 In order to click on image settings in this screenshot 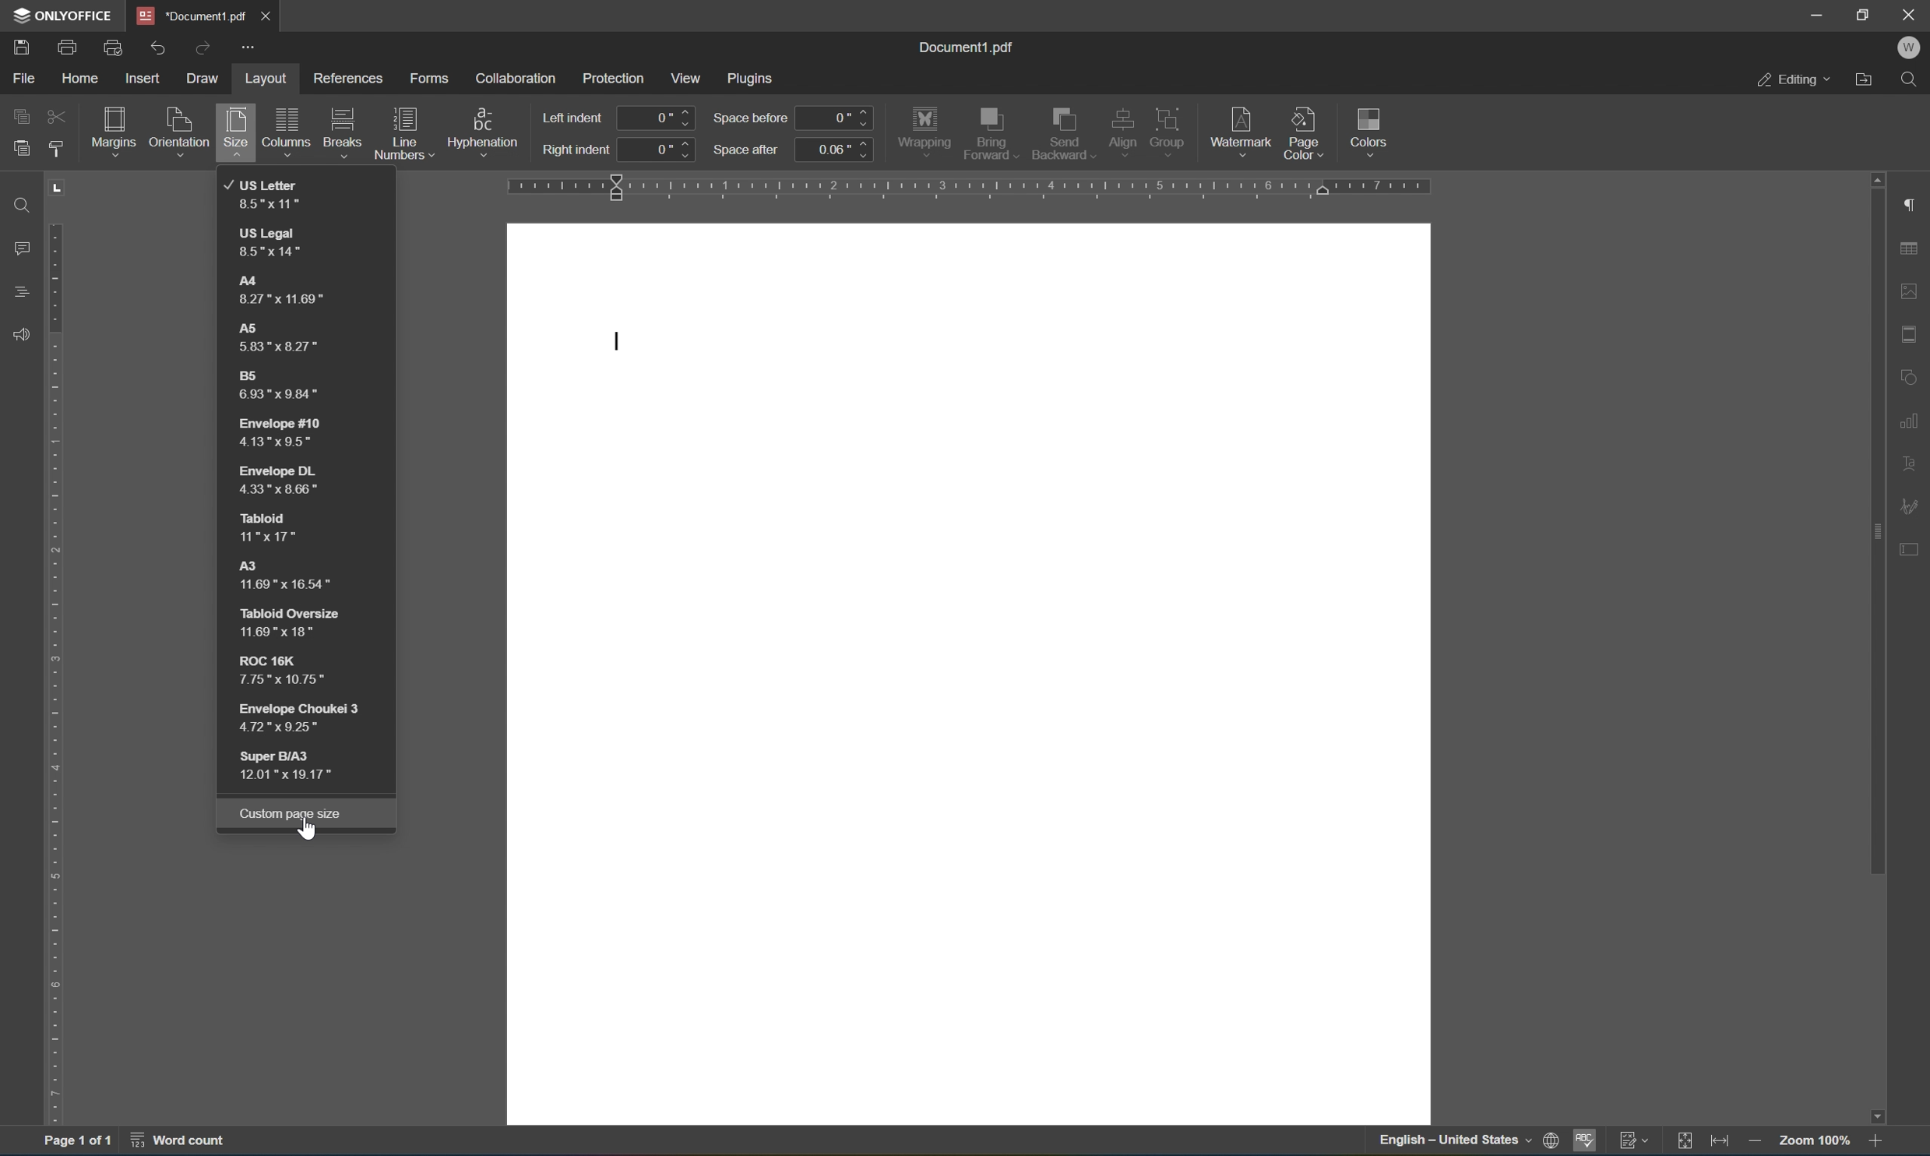, I will do `click(1911, 294)`.